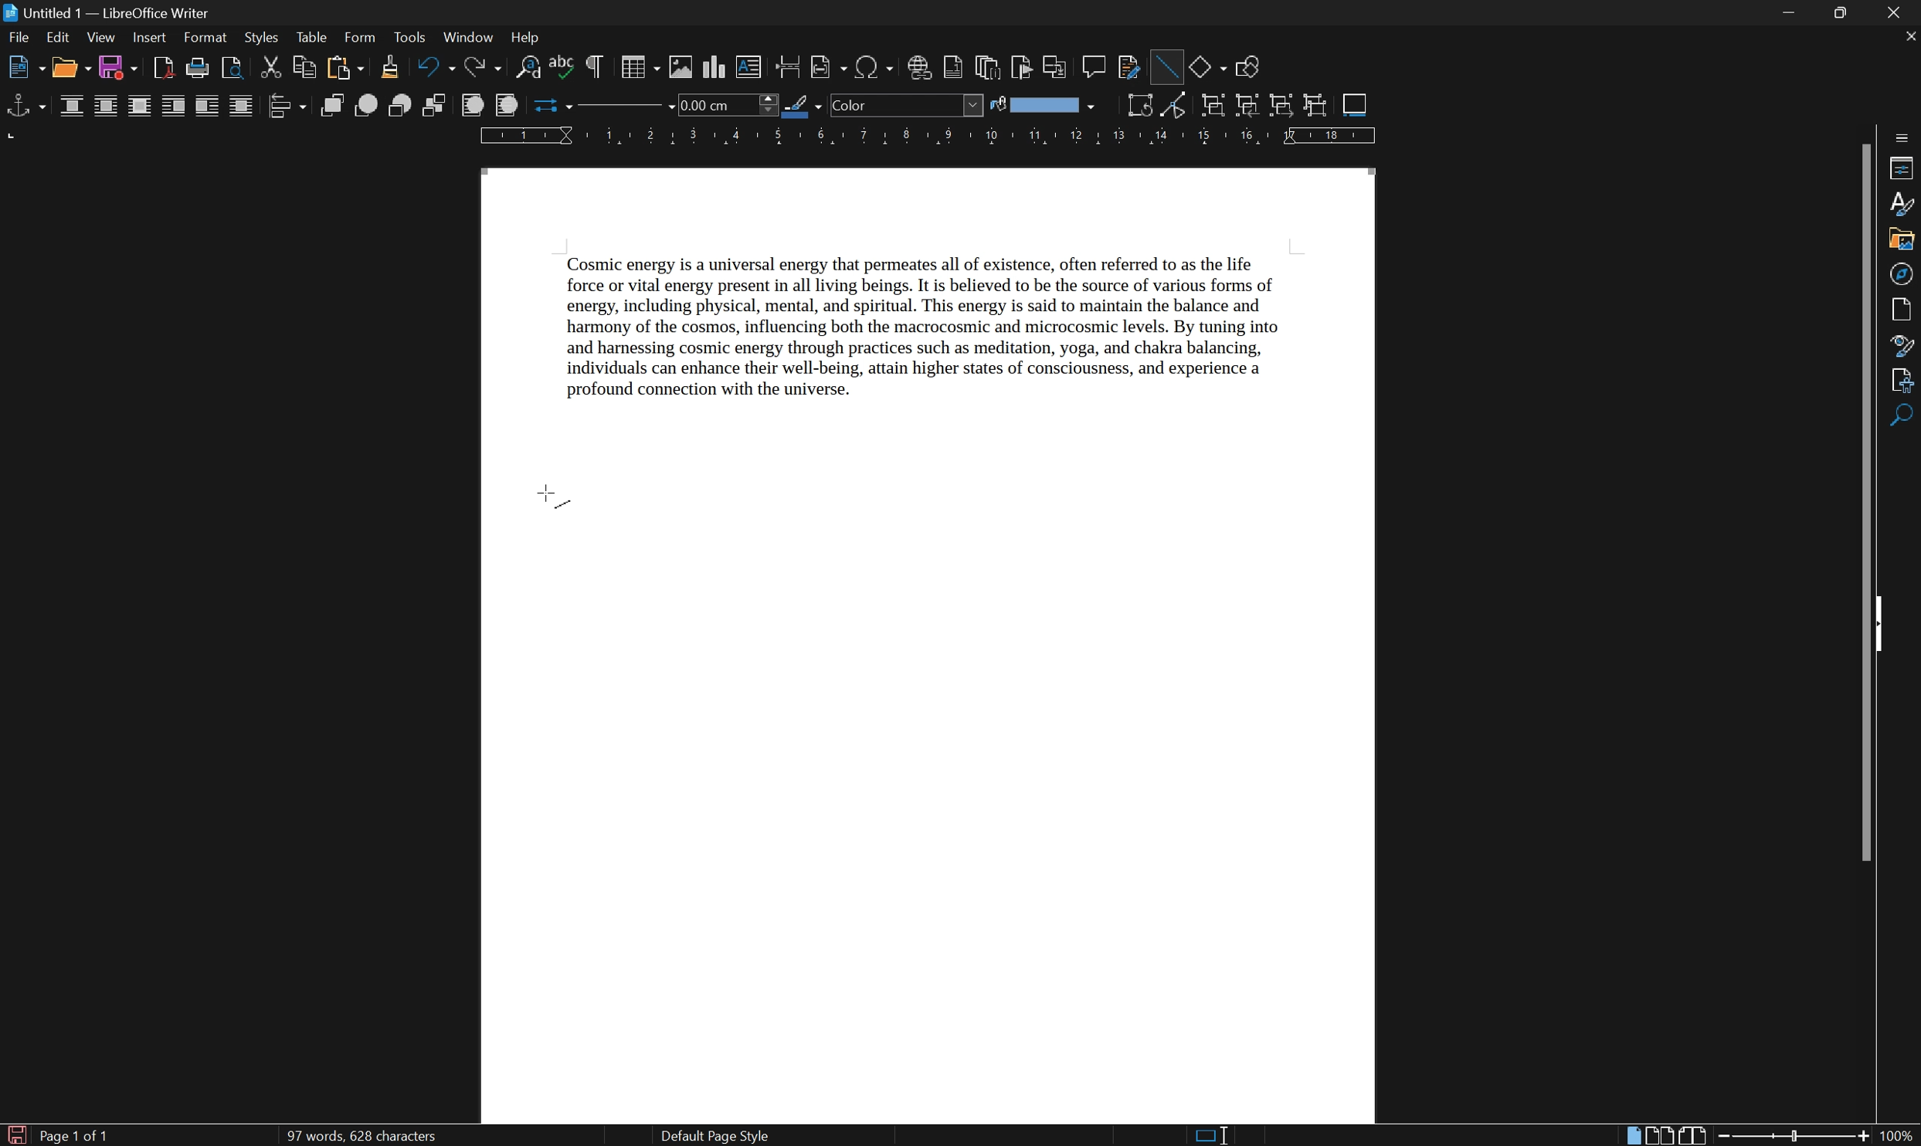  I want to click on format, so click(206, 38).